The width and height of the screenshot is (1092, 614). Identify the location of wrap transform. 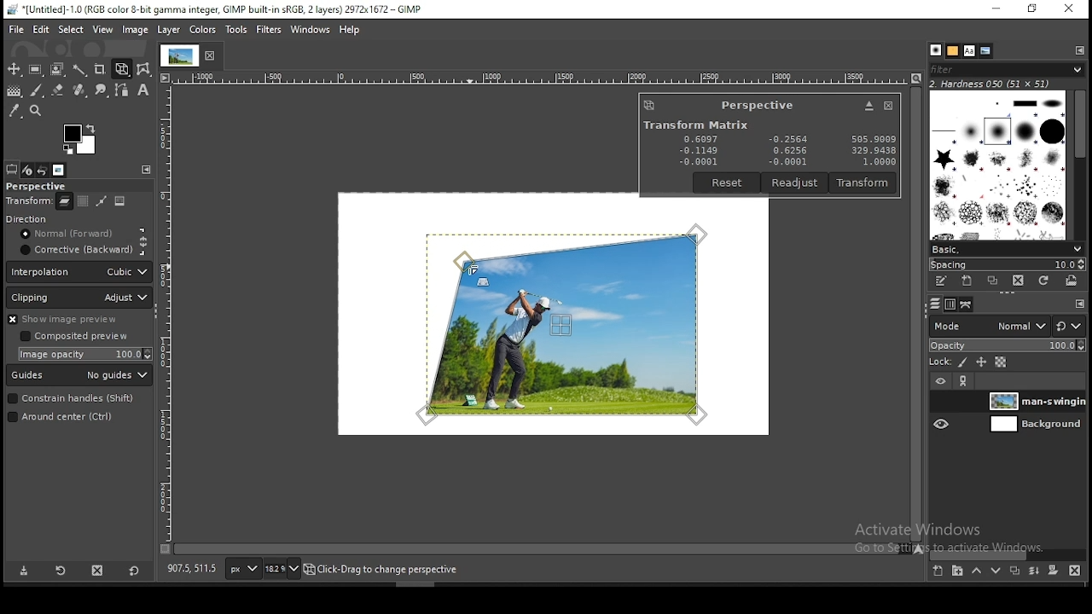
(145, 68).